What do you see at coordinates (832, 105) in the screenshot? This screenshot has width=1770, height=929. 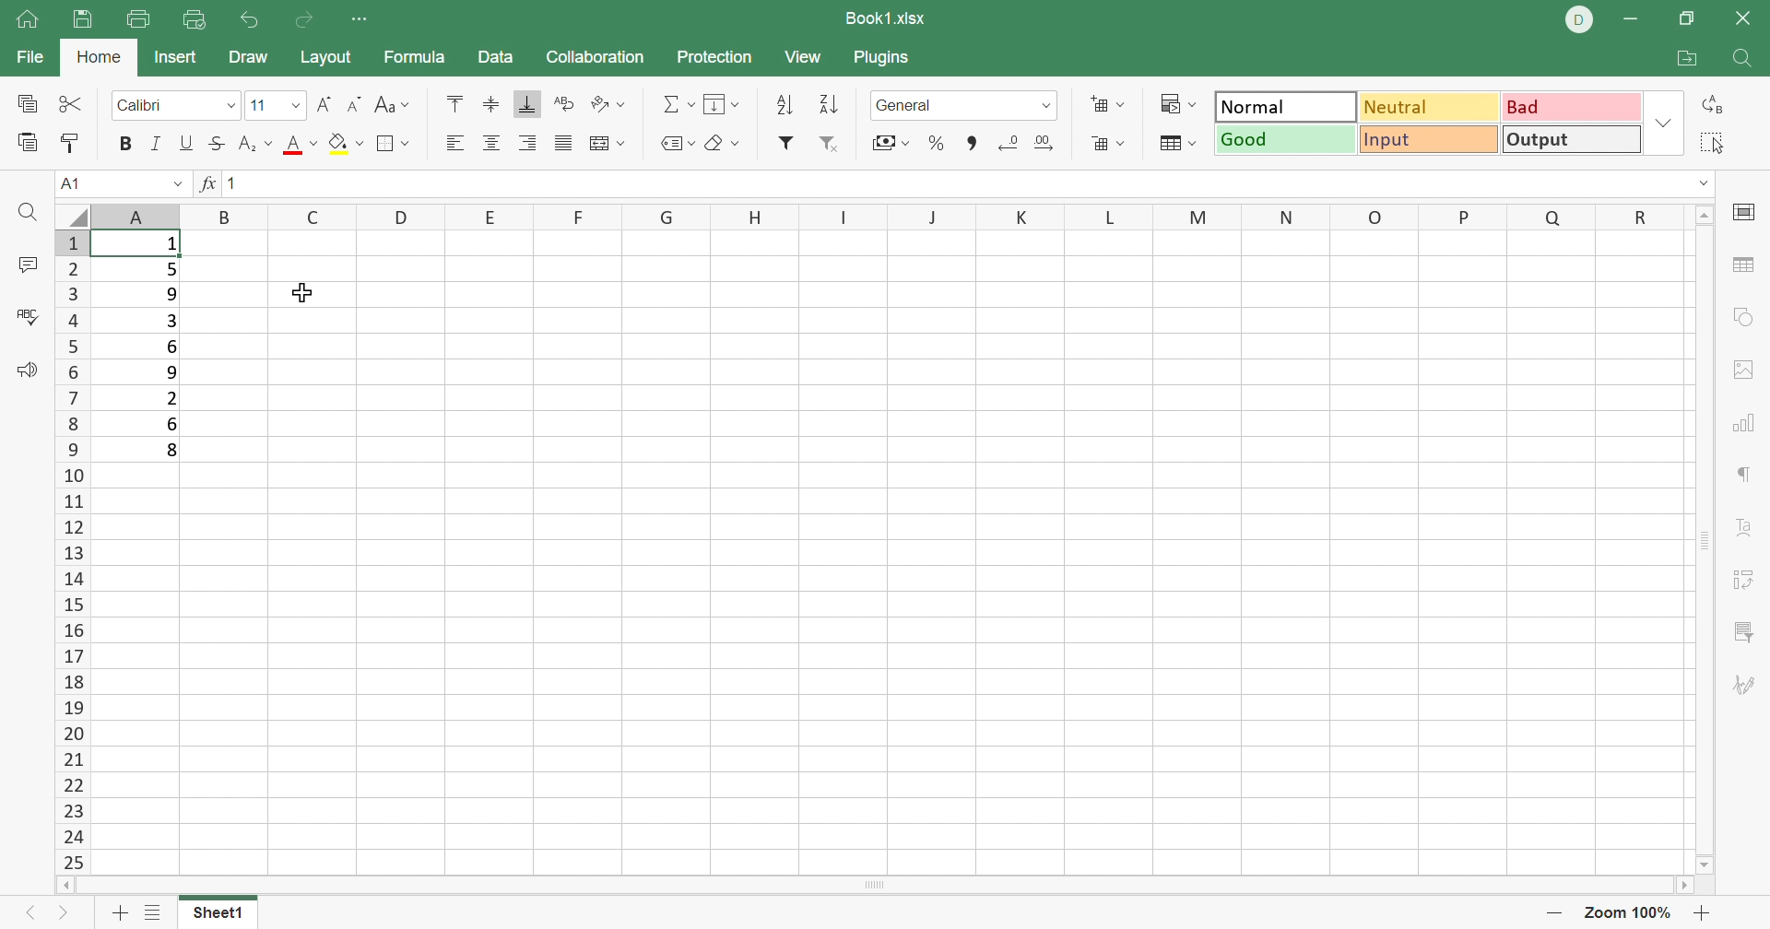 I see `Descending order` at bounding box center [832, 105].